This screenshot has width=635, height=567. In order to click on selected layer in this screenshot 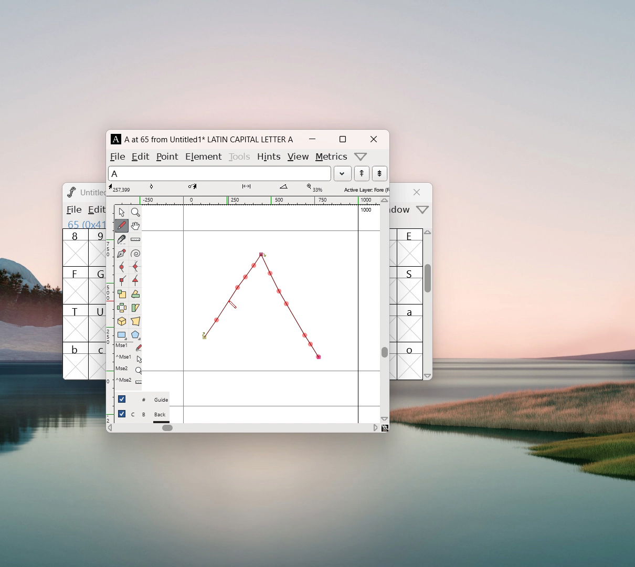, I will do `click(365, 189)`.